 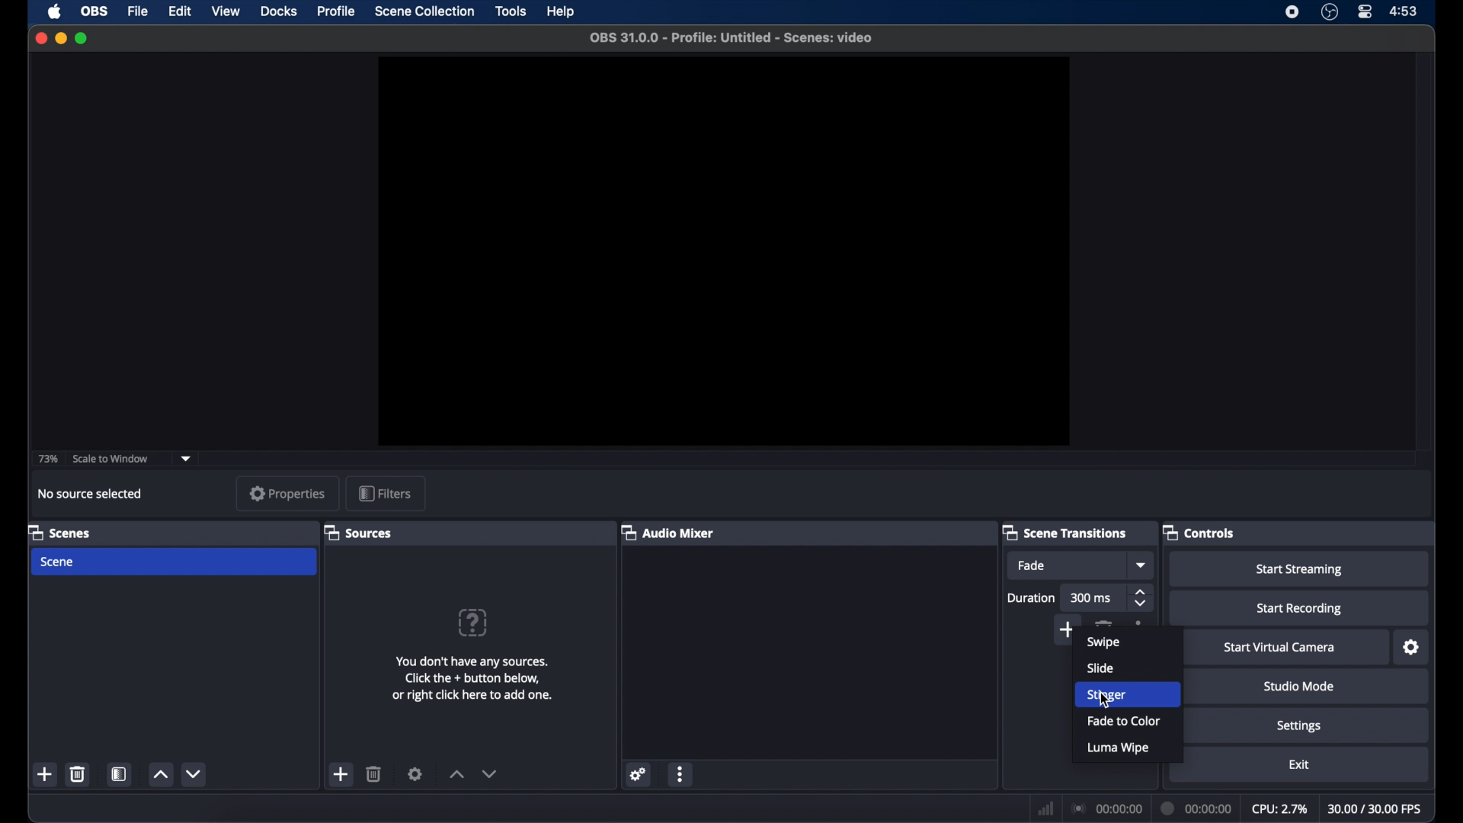 I want to click on increment, so click(x=160, y=776).